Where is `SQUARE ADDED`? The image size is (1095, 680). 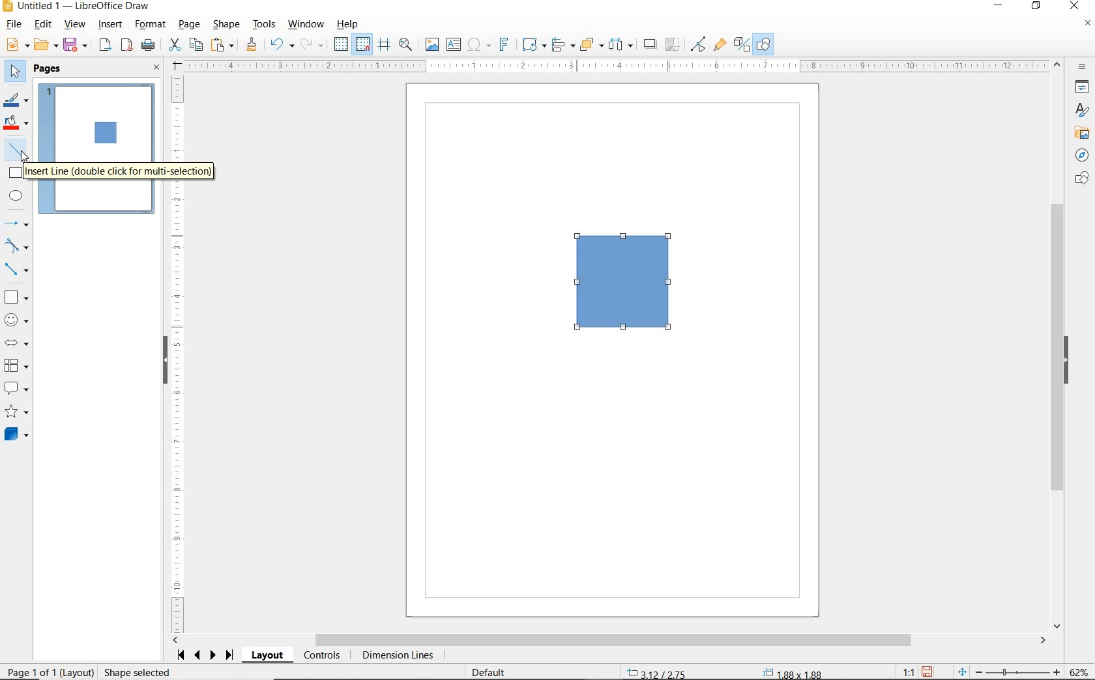
SQUARE ADDED is located at coordinates (104, 134).